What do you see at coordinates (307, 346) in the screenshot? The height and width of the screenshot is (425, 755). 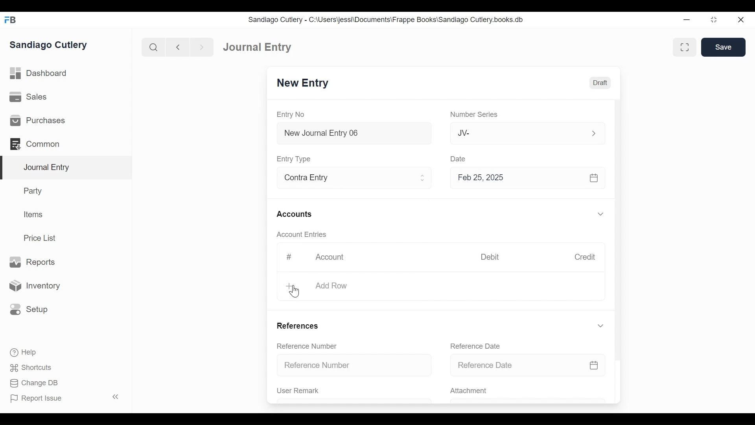 I see `Reference Number` at bounding box center [307, 346].